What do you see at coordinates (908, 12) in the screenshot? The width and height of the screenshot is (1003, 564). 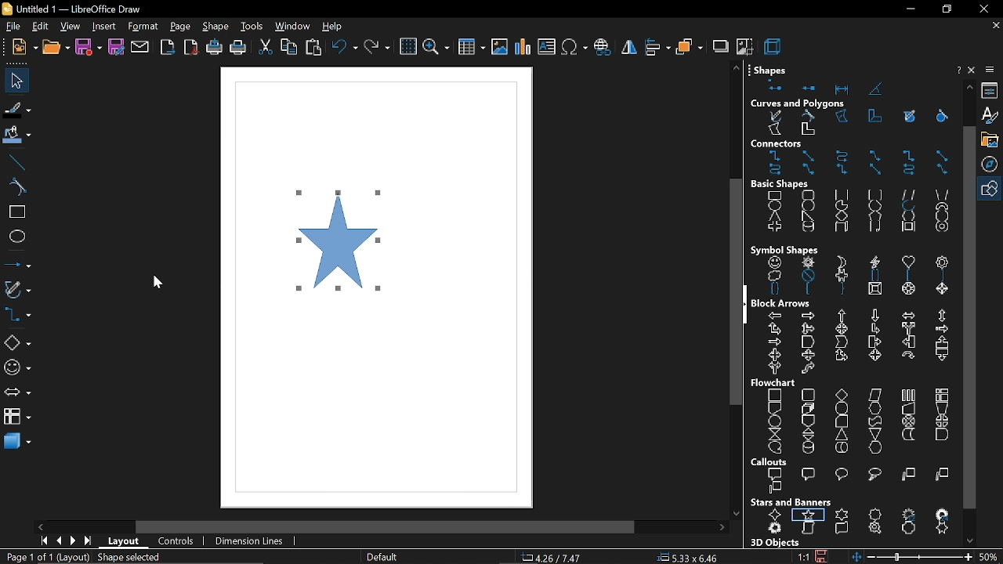 I see `minimize` at bounding box center [908, 12].